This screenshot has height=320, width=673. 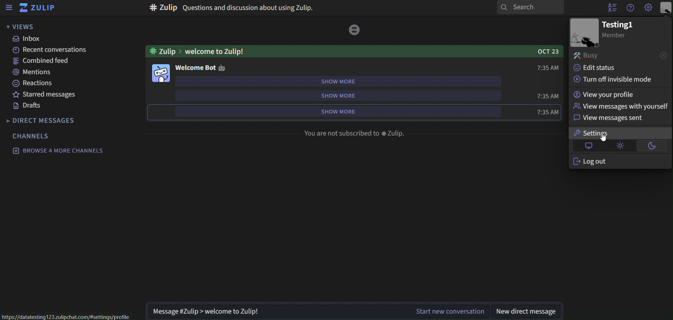 I want to click on search, so click(x=531, y=7).